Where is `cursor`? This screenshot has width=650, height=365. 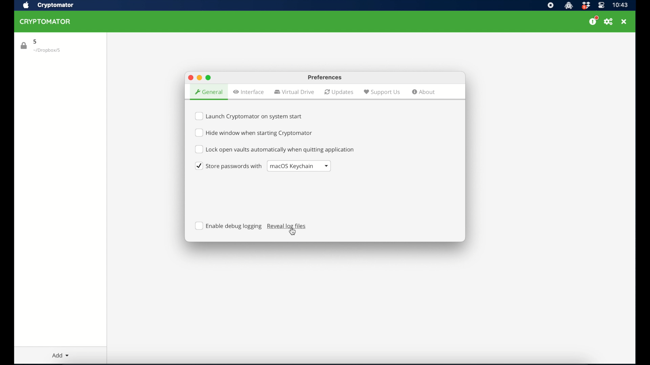 cursor is located at coordinates (293, 231).